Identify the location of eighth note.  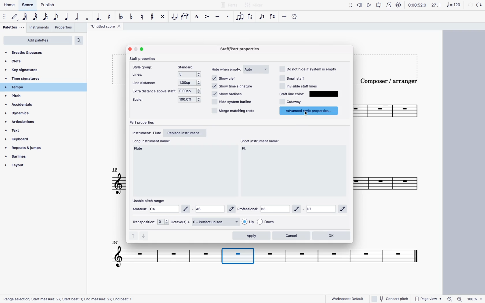
(56, 17).